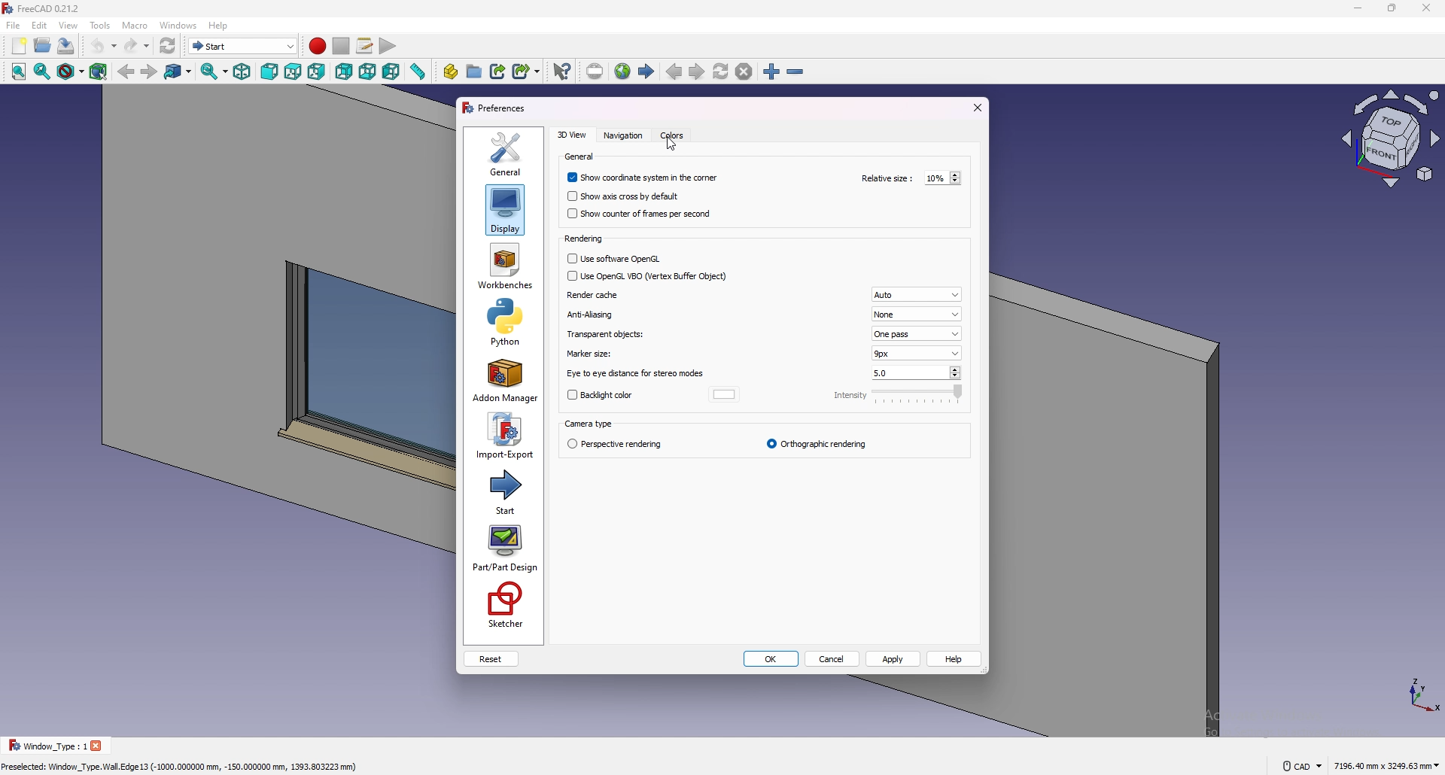 Image resolution: width=1445 pixels, height=775 pixels. Describe the element at coordinates (344, 72) in the screenshot. I see `rear` at that location.